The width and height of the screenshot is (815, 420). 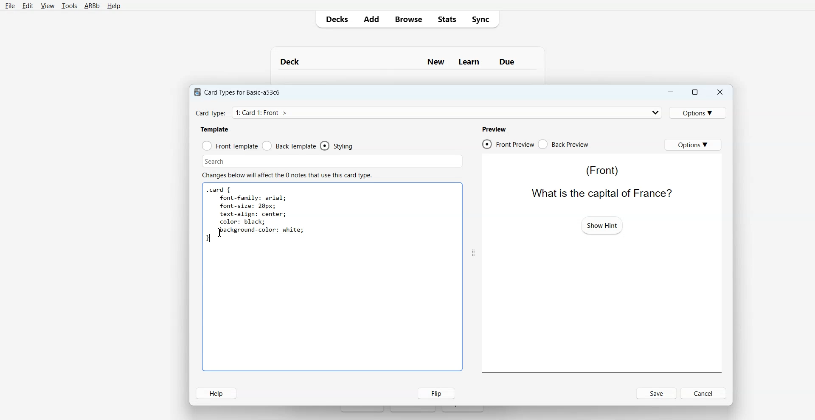 What do you see at coordinates (289, 146) in the screenshot?
I see `Back Template` at bounding box center [289, 146].